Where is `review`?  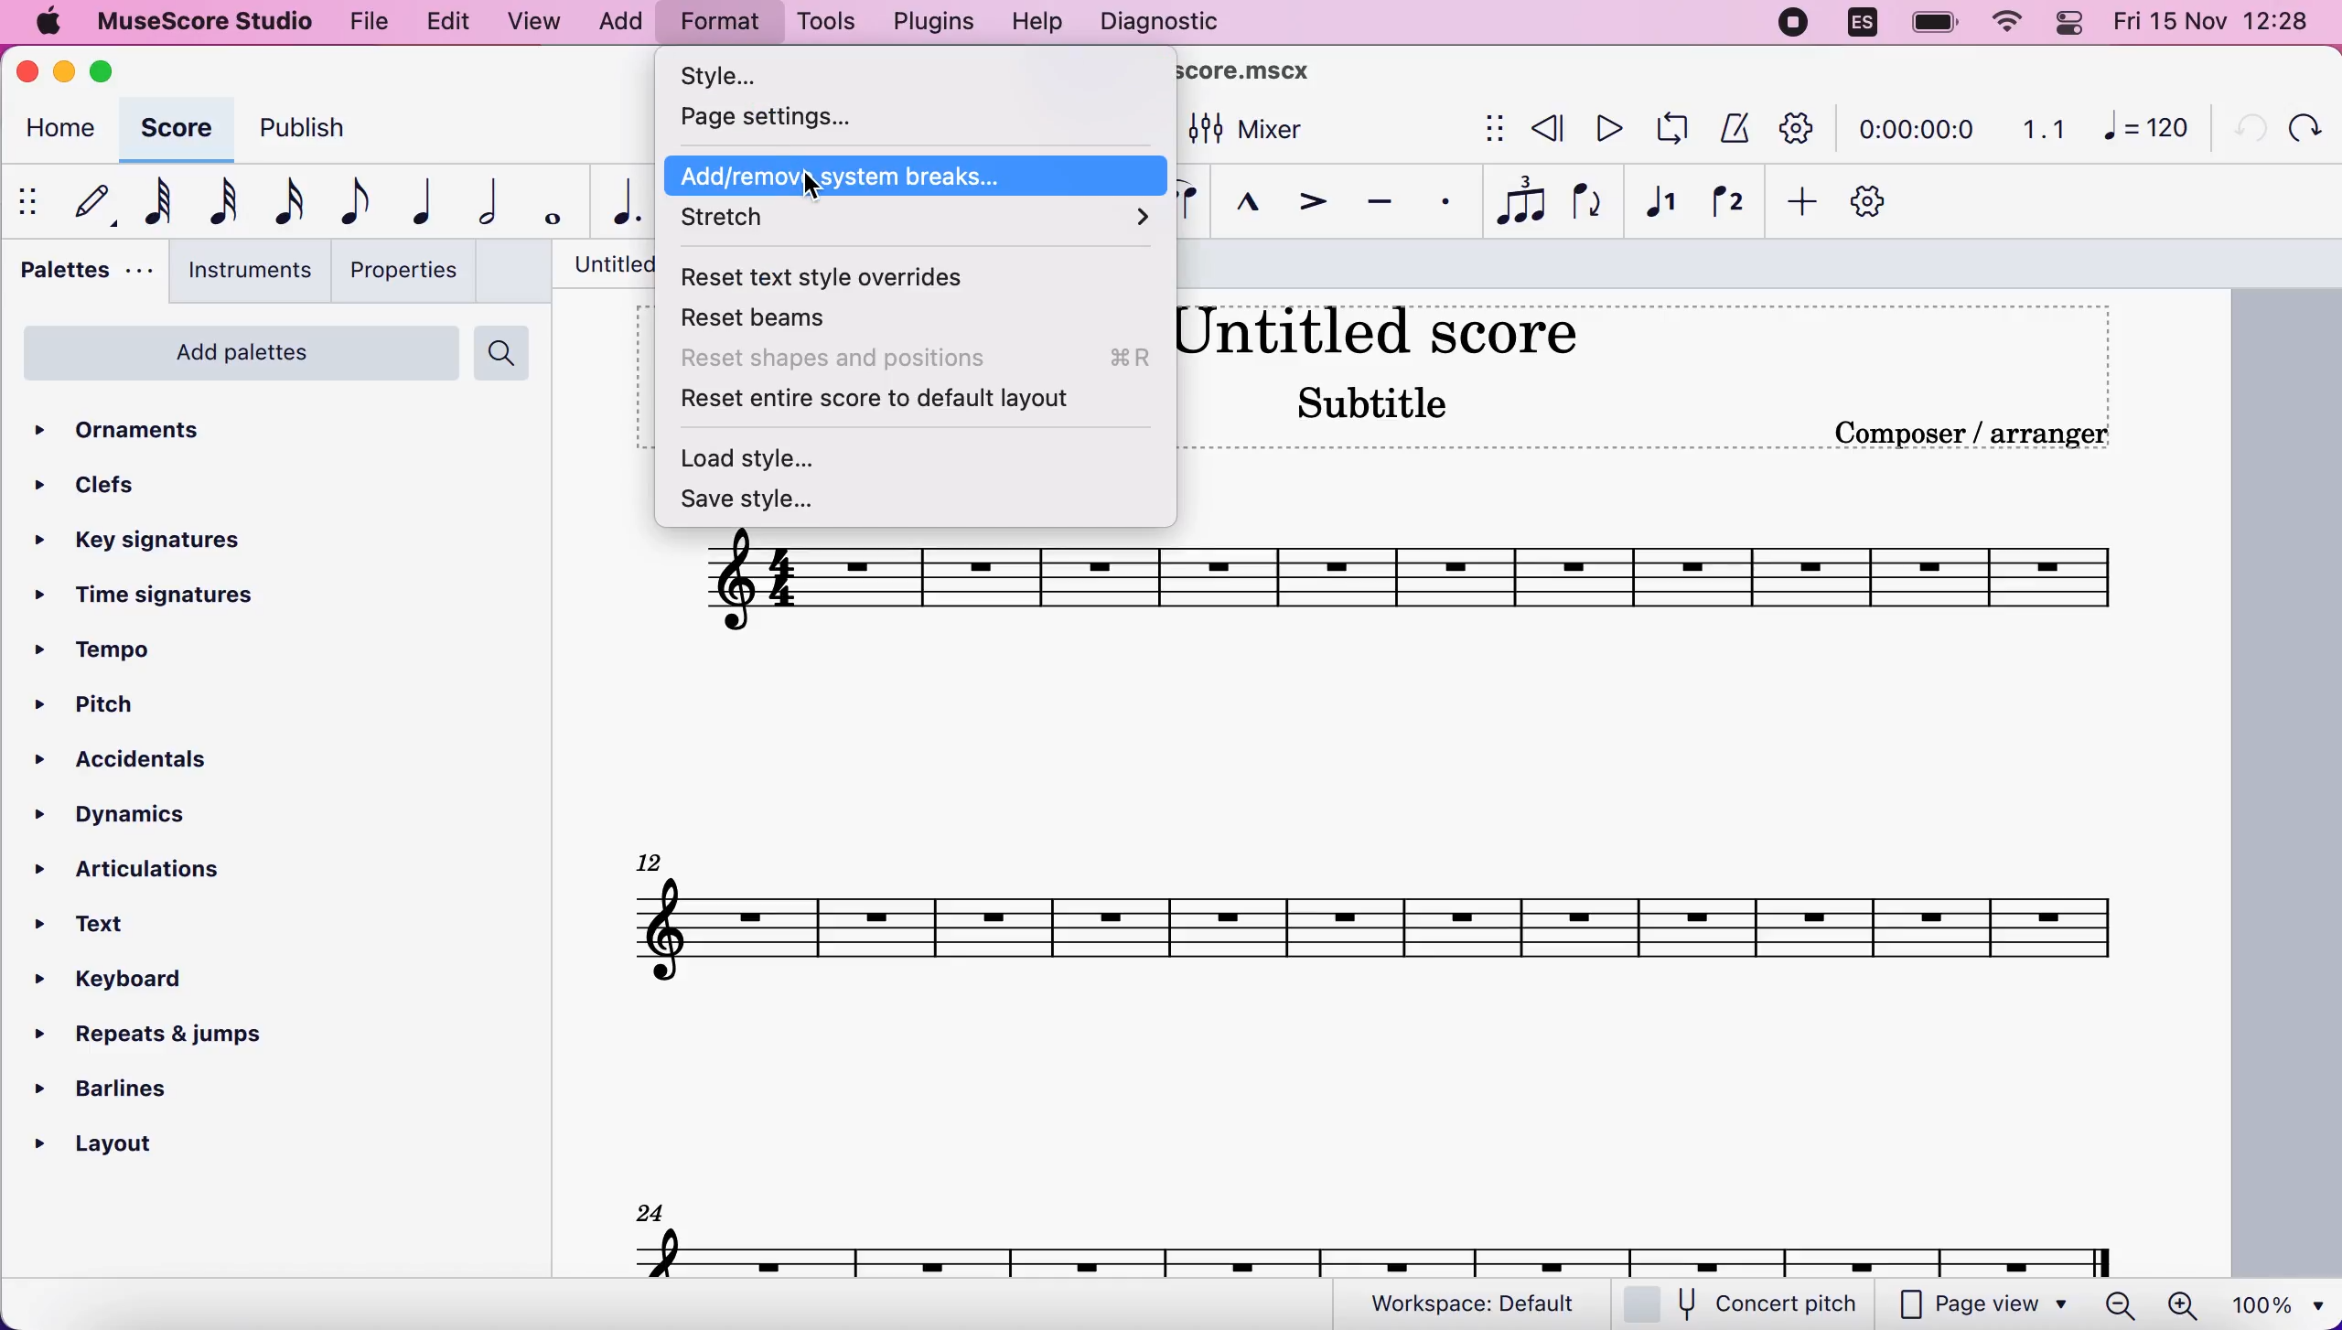
review is located at coordinates (1550, 129).